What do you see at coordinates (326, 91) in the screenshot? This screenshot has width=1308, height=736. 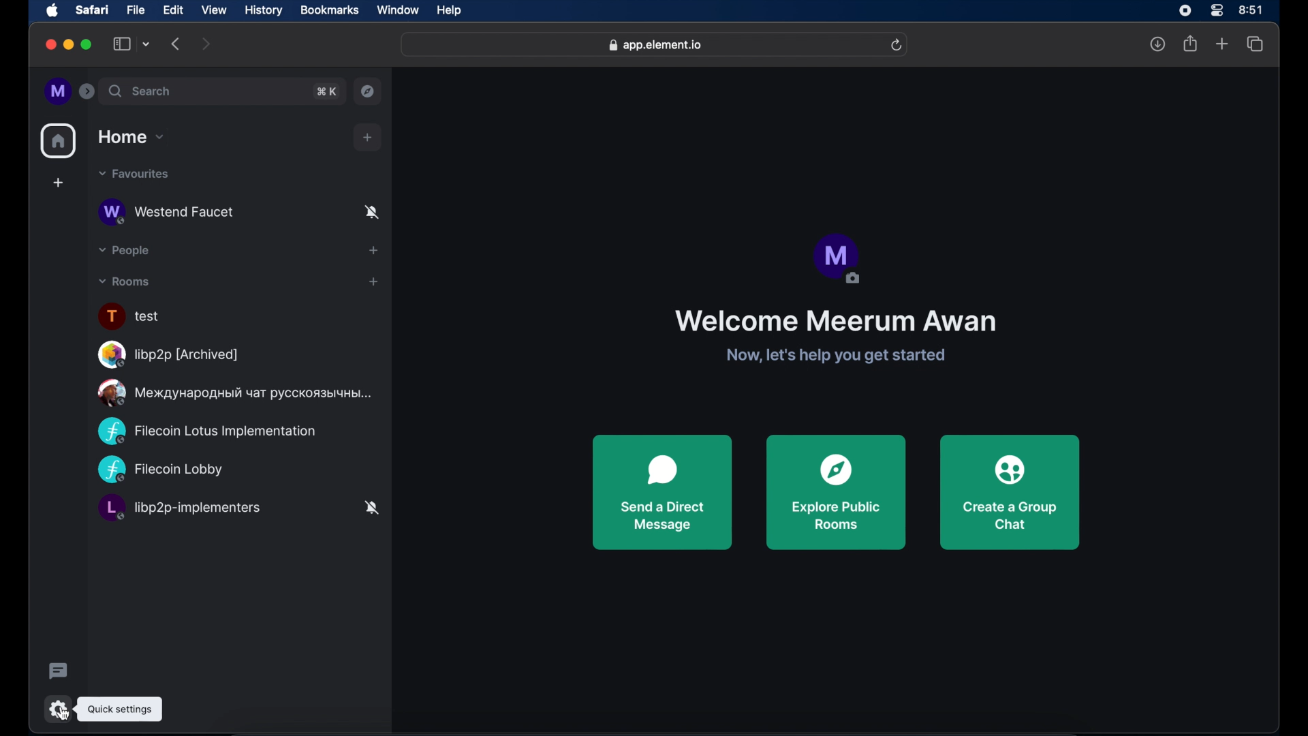 I see `search shortcut` at bounding box center [326, 91].